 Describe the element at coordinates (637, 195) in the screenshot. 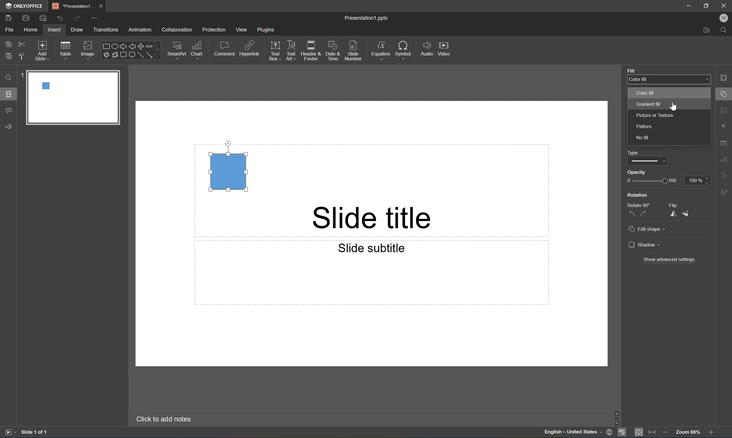

I see `Rotation` at that location.